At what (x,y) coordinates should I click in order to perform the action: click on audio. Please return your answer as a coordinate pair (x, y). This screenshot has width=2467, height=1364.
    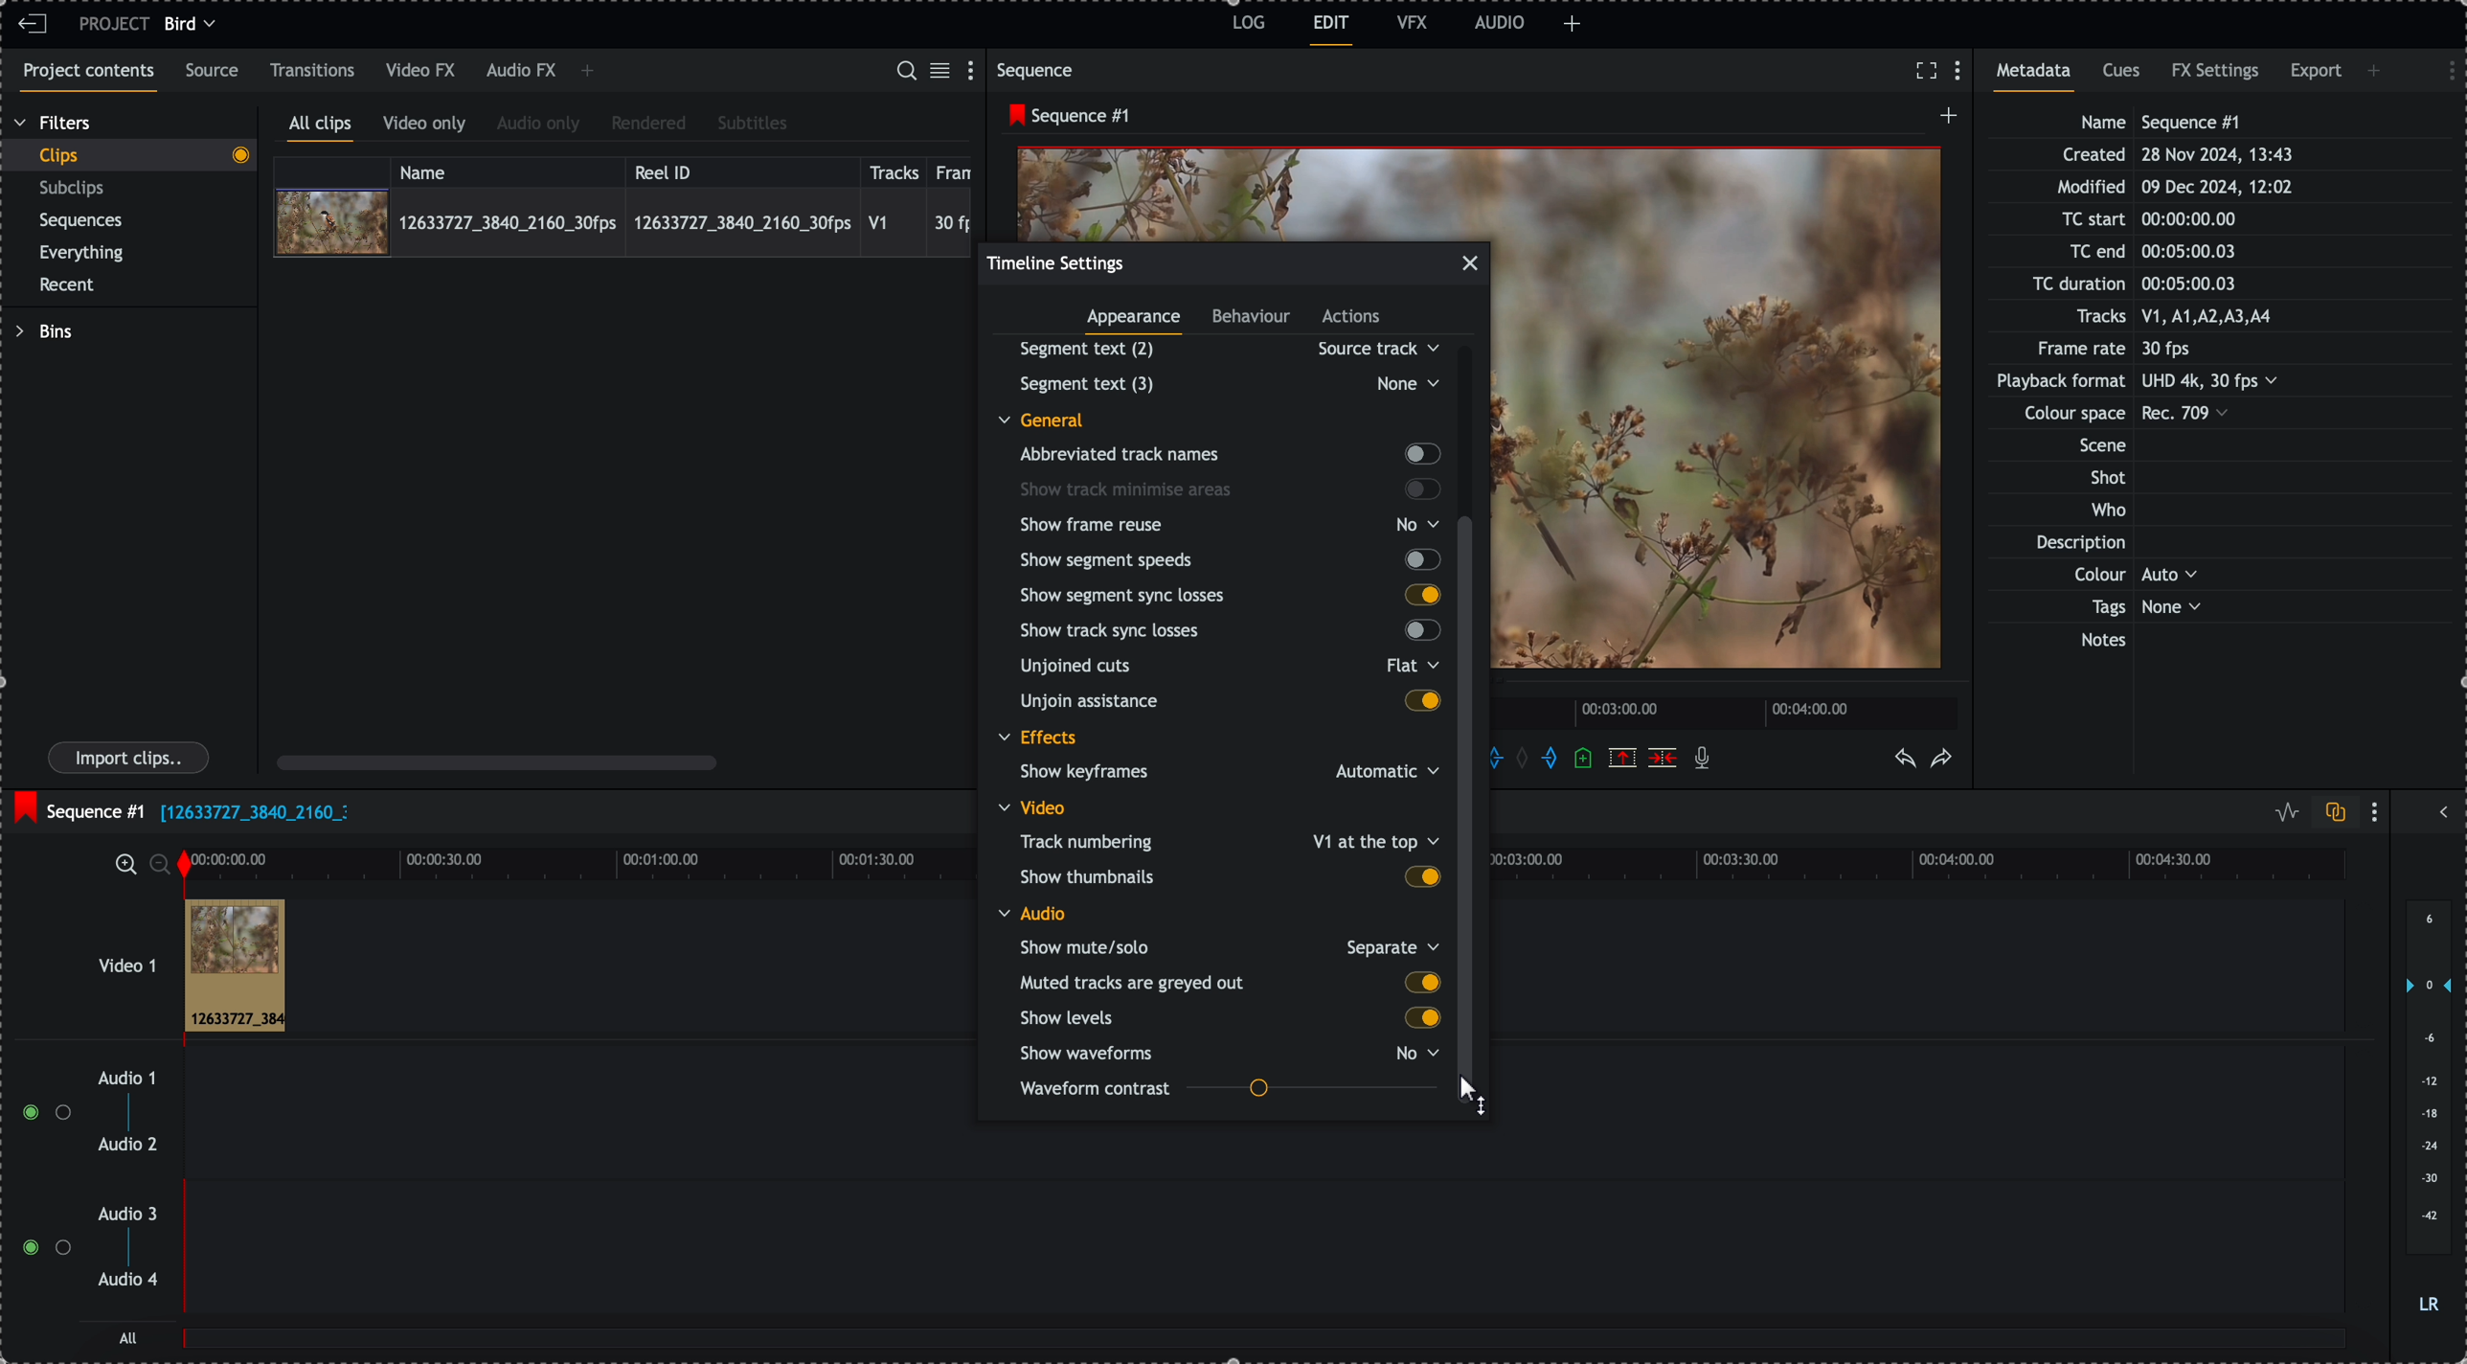
    Looking at the image, I should click on (1032, 913).